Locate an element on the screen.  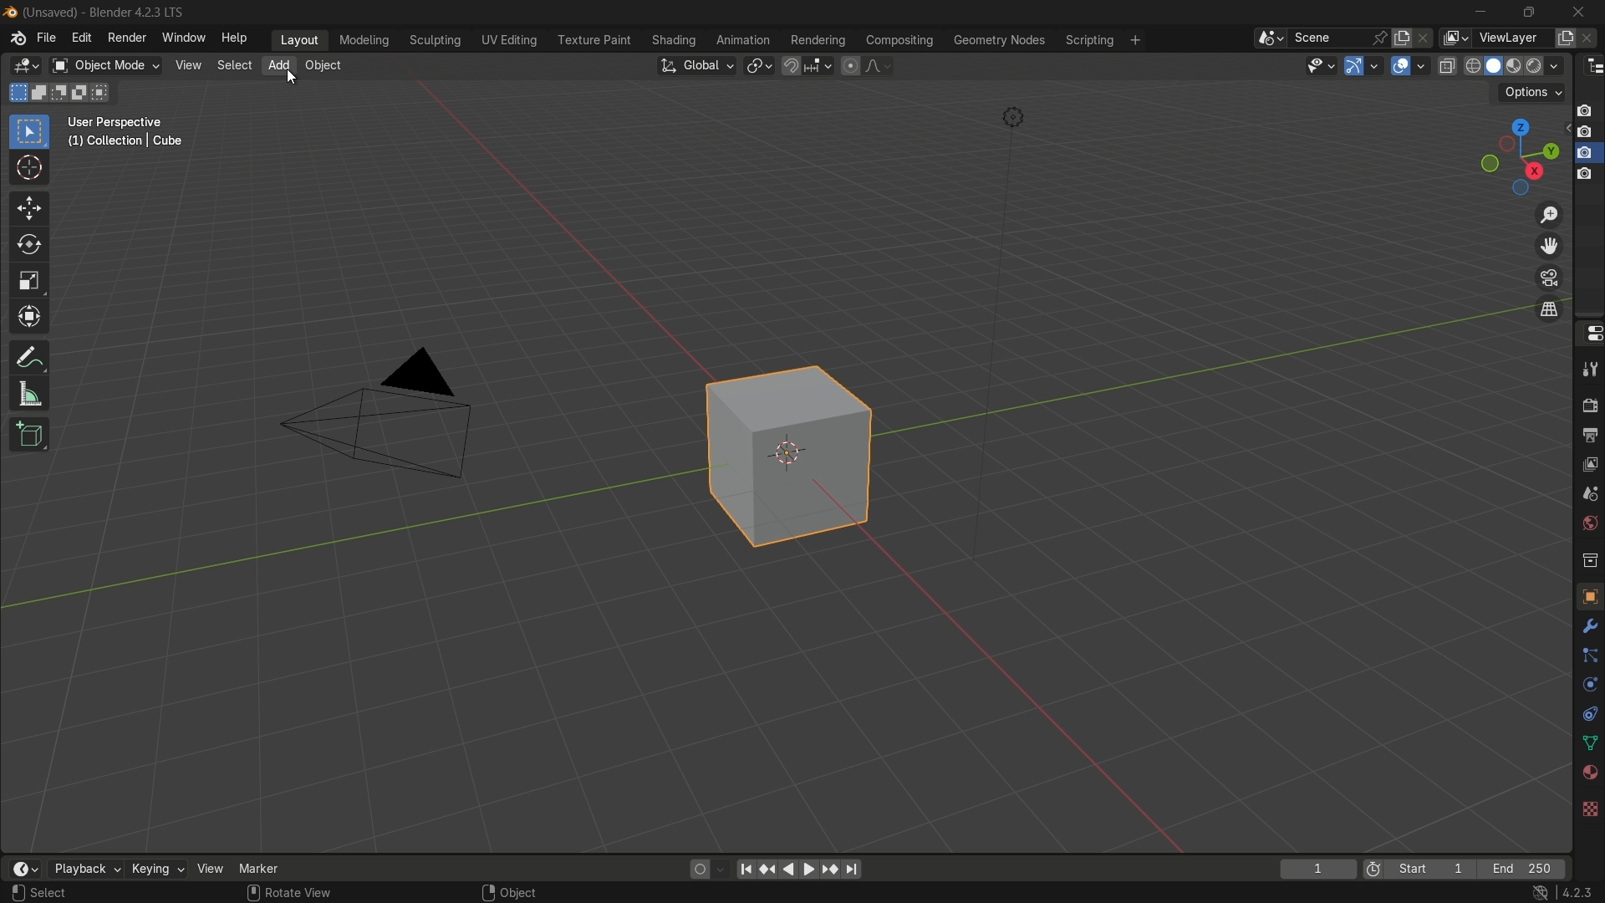
zoom in/out is located at coordinates (1549, 214).